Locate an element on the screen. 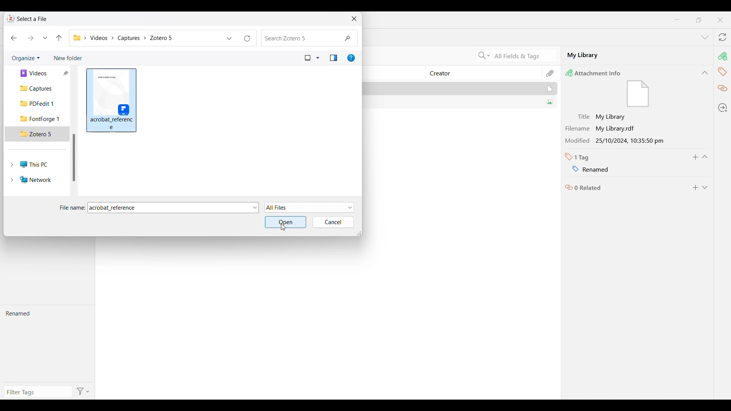 The height and width of the screenshot is (411, 731). Select a File is located at coordinates (32, 19).